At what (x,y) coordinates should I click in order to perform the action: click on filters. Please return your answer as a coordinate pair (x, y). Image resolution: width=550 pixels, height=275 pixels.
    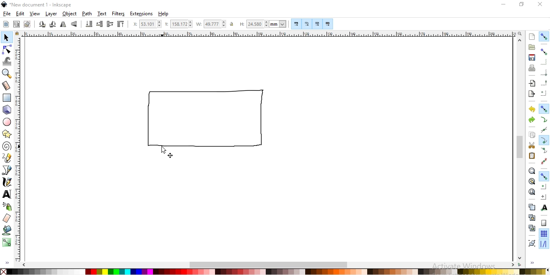
    Looking at the image, I should click on (118, 14).